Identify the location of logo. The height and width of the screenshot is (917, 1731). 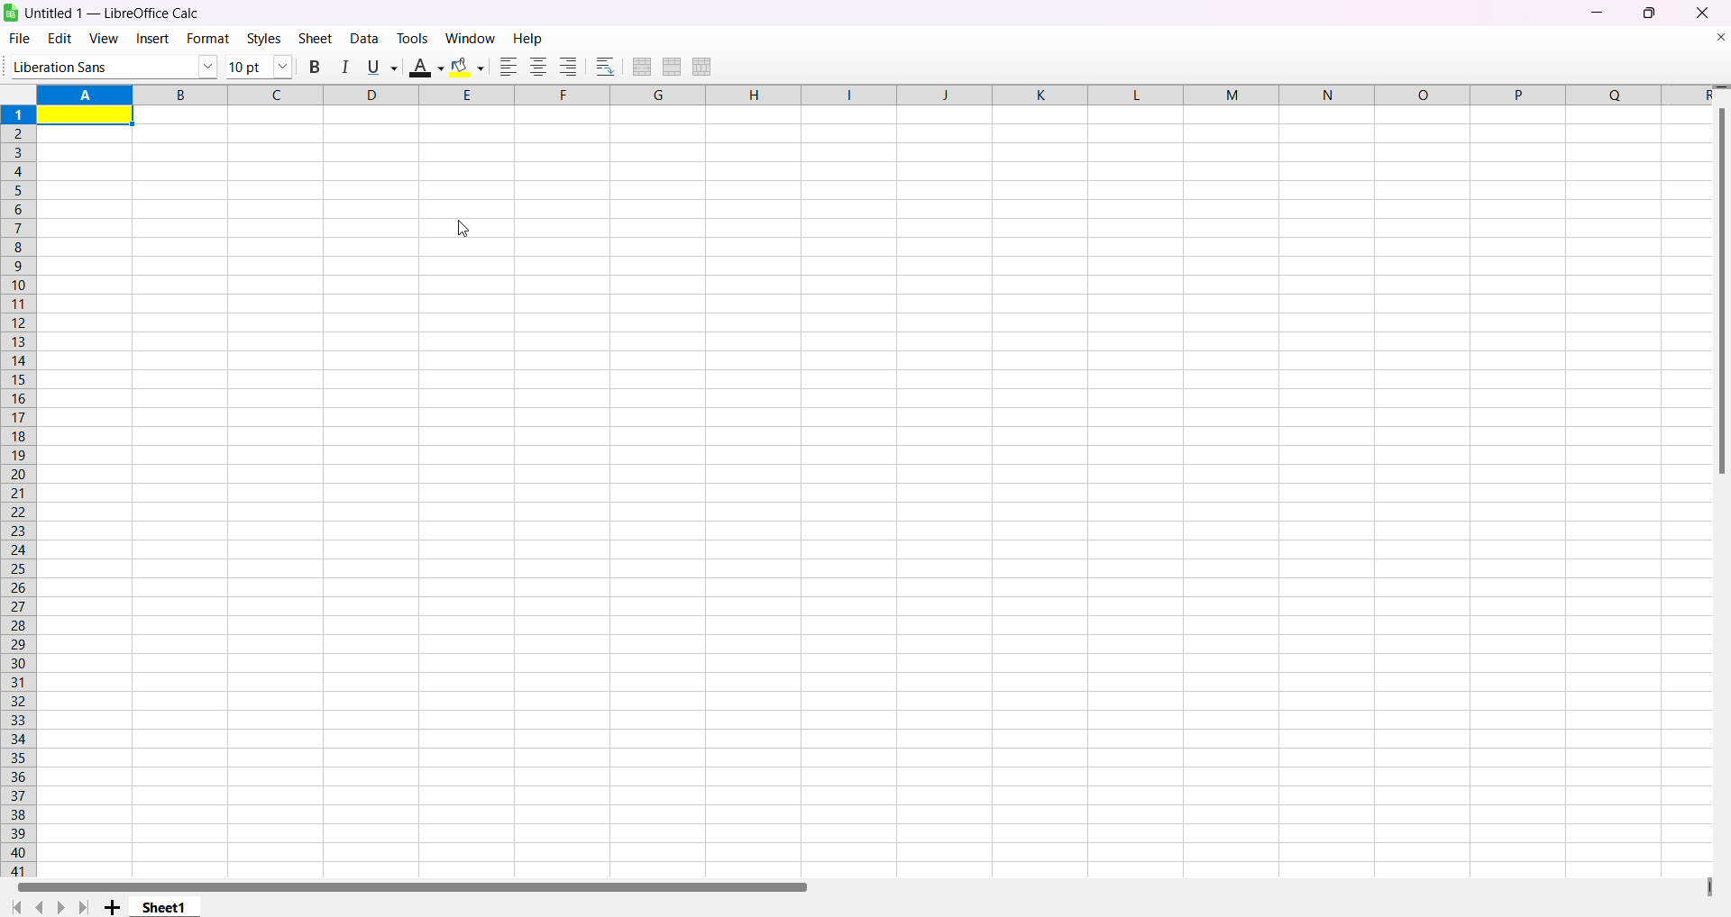
(14, 14).